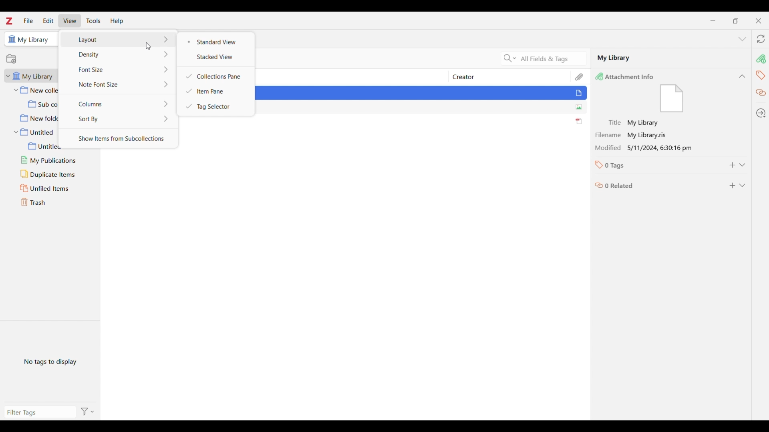  Describe the element at coordinates (502, 76) in the screenshot. I see `Creator column` at that location.